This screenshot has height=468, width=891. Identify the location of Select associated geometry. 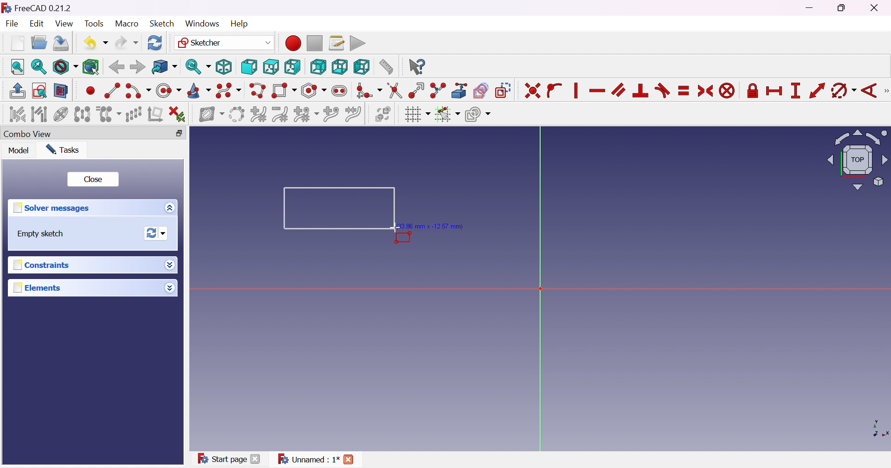
(39, 114).